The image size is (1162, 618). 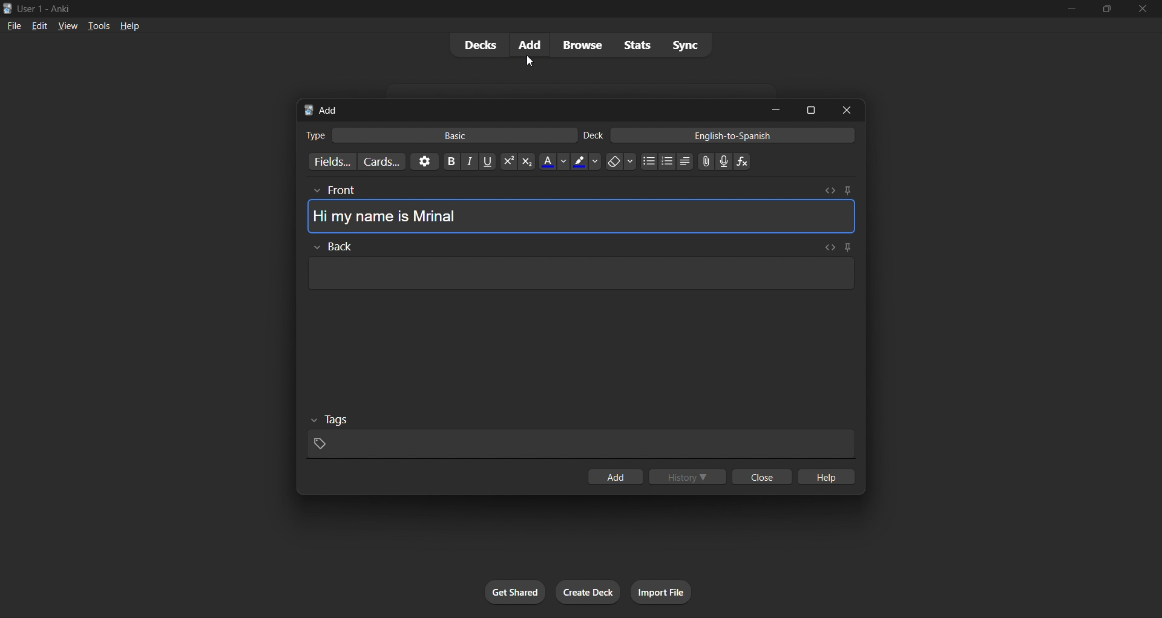 I want to click on maximize/restore, so click(x=1103, y=9).